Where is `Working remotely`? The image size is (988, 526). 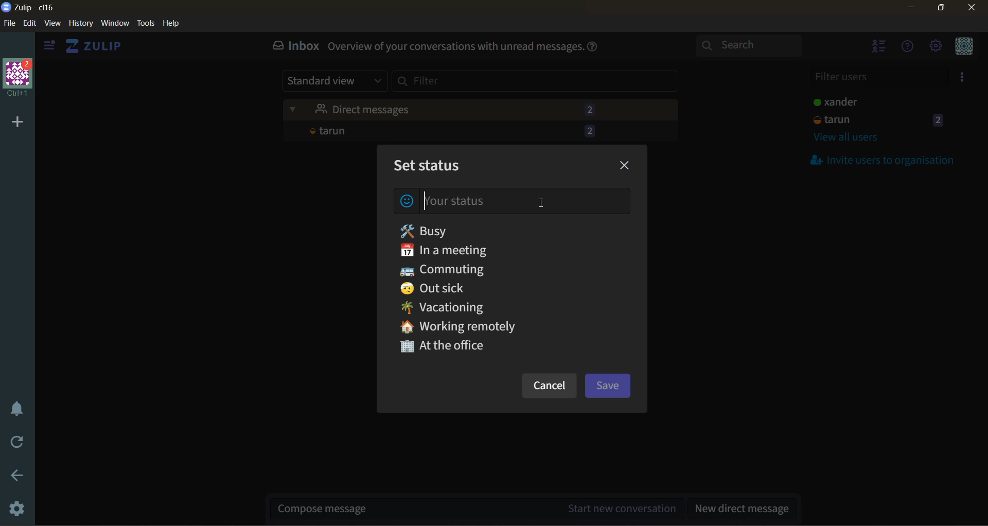
Working remotely is located at coordinates (468, 326).